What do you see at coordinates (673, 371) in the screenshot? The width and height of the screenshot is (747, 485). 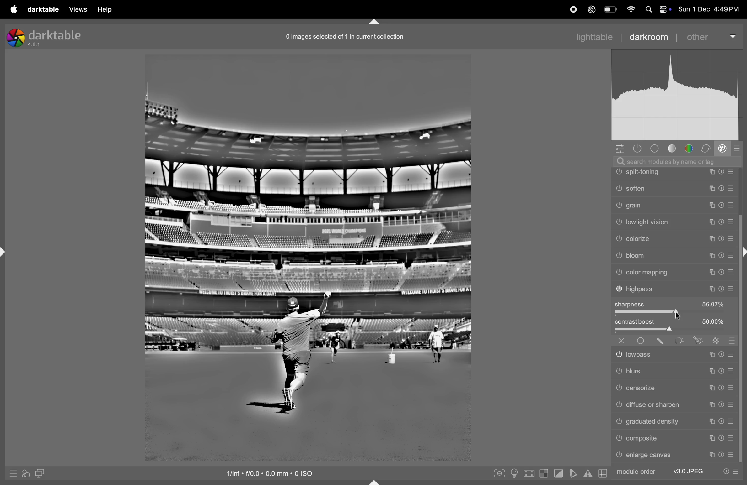 I see `blurs` at bounding box center [673, 371].